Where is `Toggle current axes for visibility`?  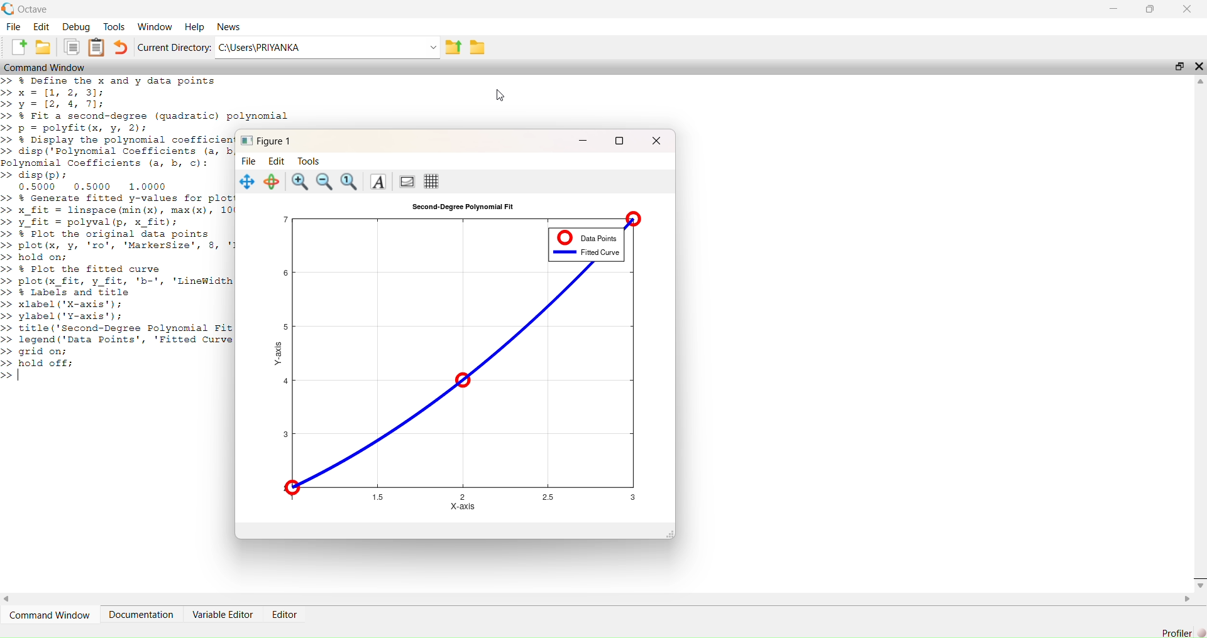
Toggle current axes for visibility is located at coordinates (407, 181).